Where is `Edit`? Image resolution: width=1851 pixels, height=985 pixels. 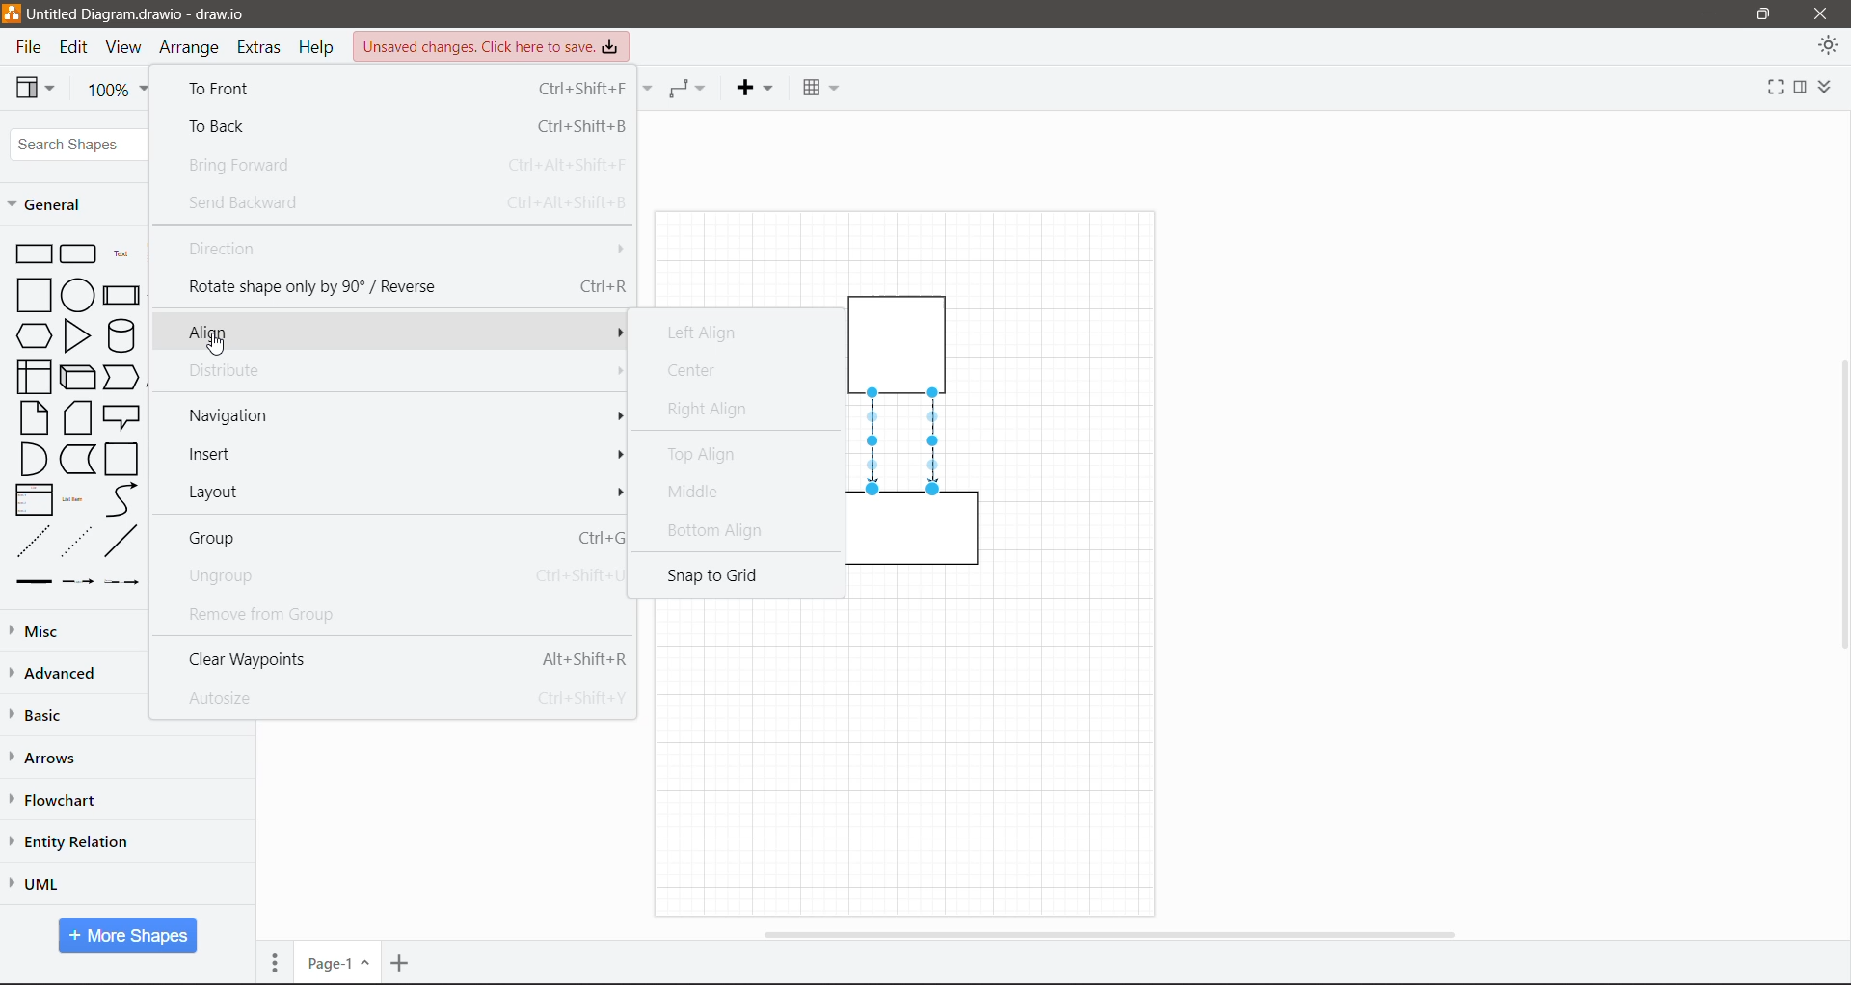 Edit is located at coordinates (76, 48).